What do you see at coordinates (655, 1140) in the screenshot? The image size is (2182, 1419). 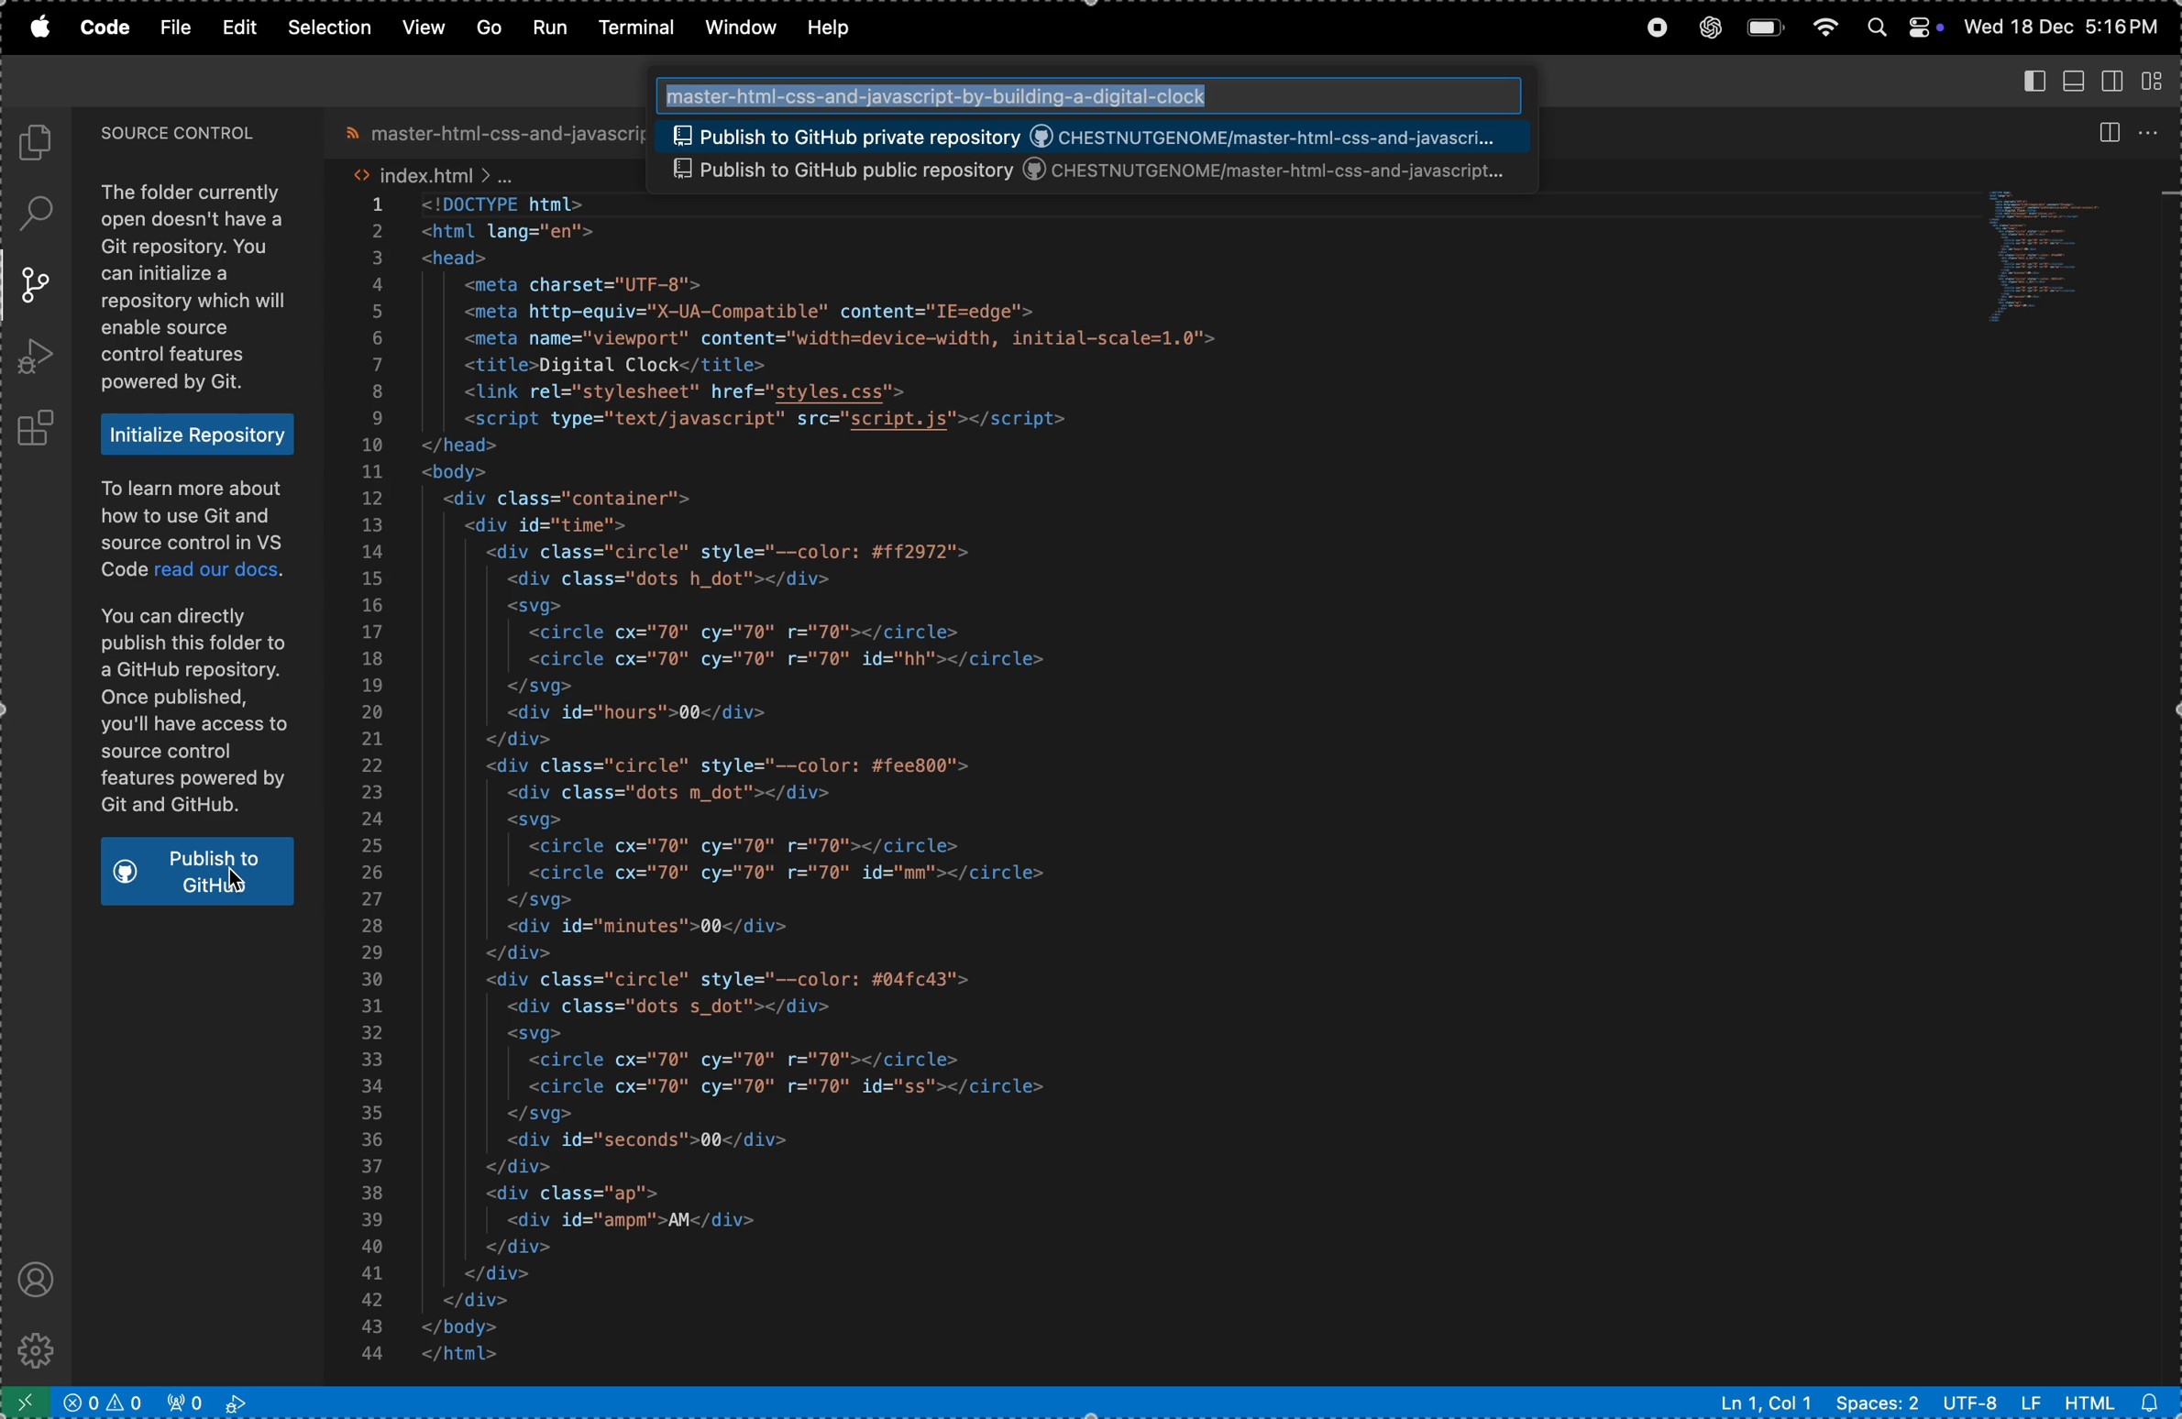 I see `<div id="seconds">00</div>` at bounding box center [655, 1140].